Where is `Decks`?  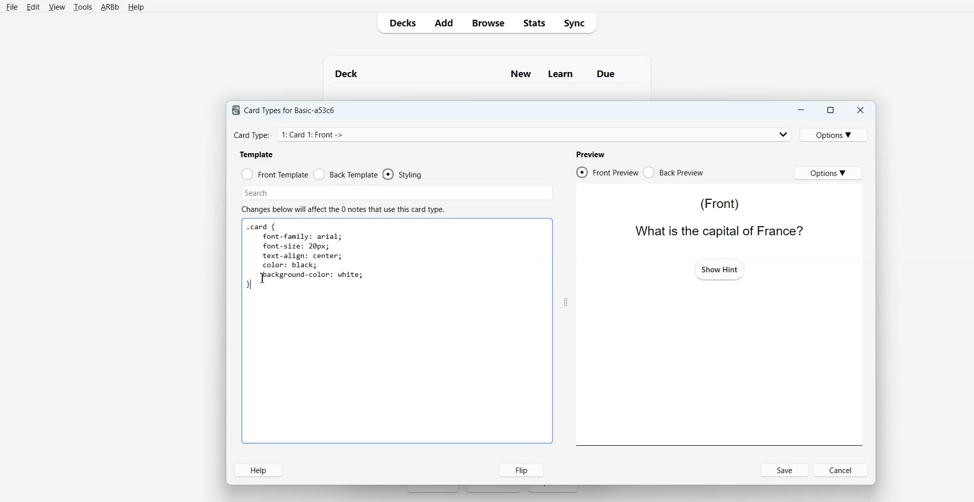
Decks is located at coordinates (400, 23).